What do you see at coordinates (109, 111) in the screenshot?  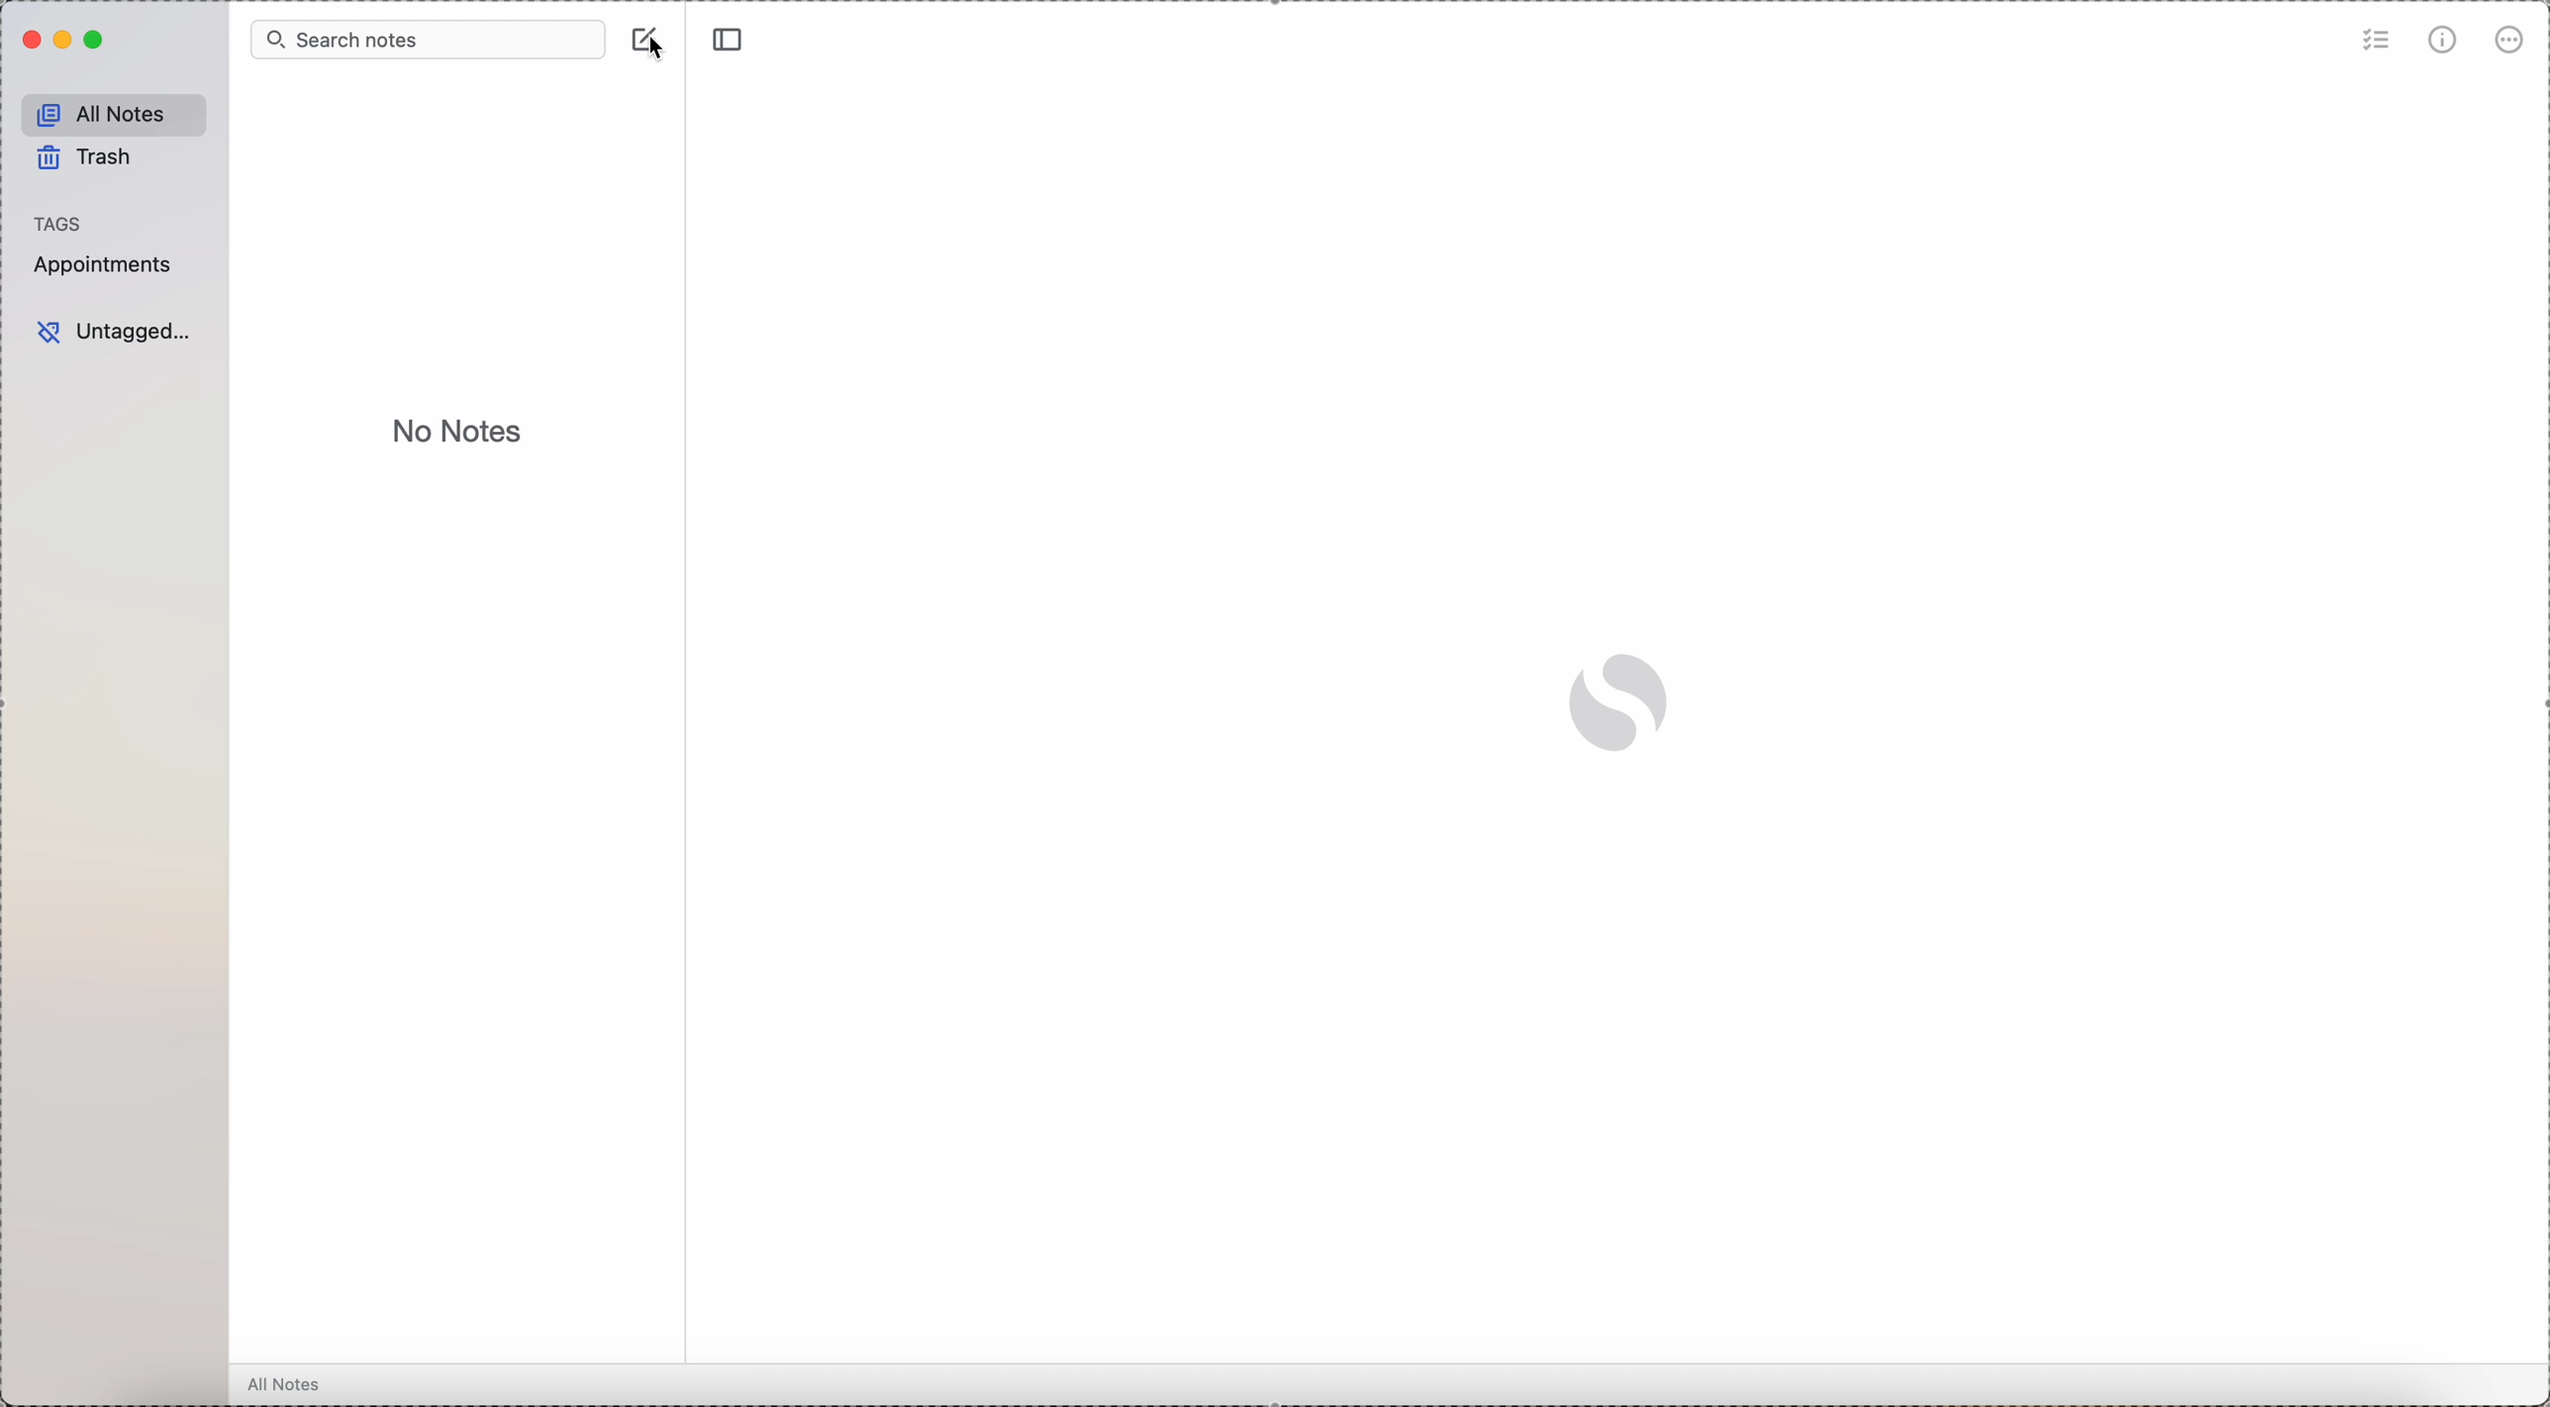 I see `all notes` at bounding box center [109, 111].